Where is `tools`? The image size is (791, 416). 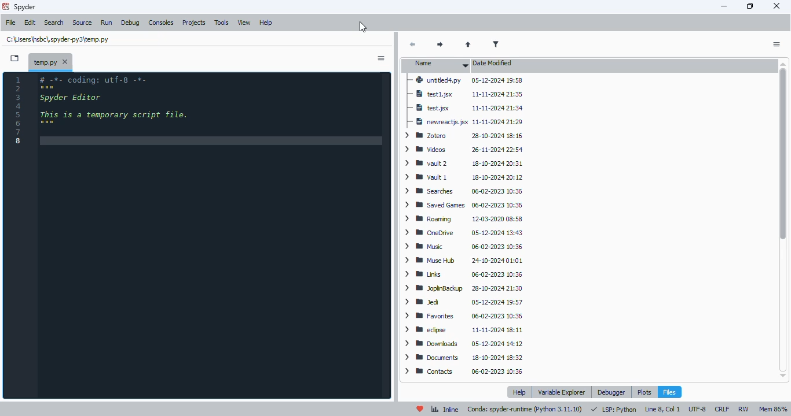
tools is located at coordinates (222, 23).